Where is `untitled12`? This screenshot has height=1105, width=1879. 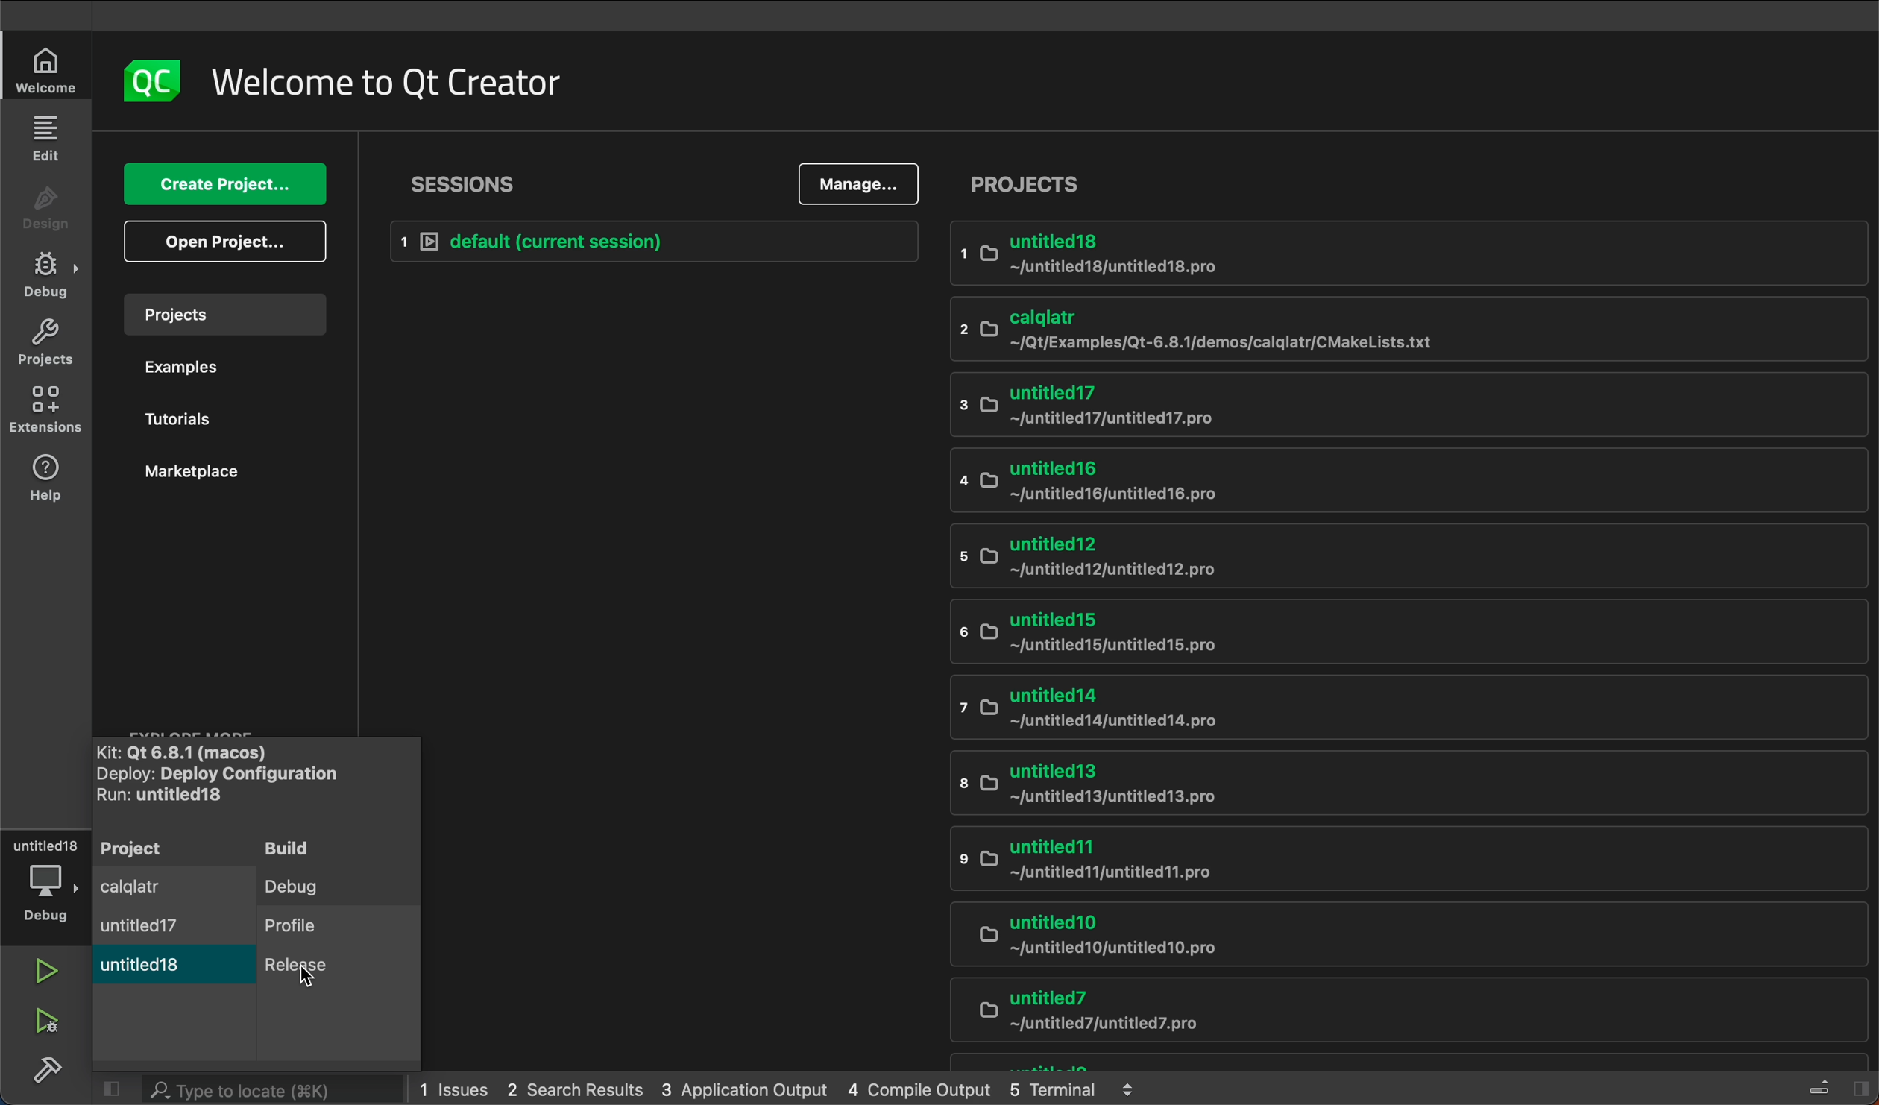 untitled12 is located at coordinates (1338, 555).